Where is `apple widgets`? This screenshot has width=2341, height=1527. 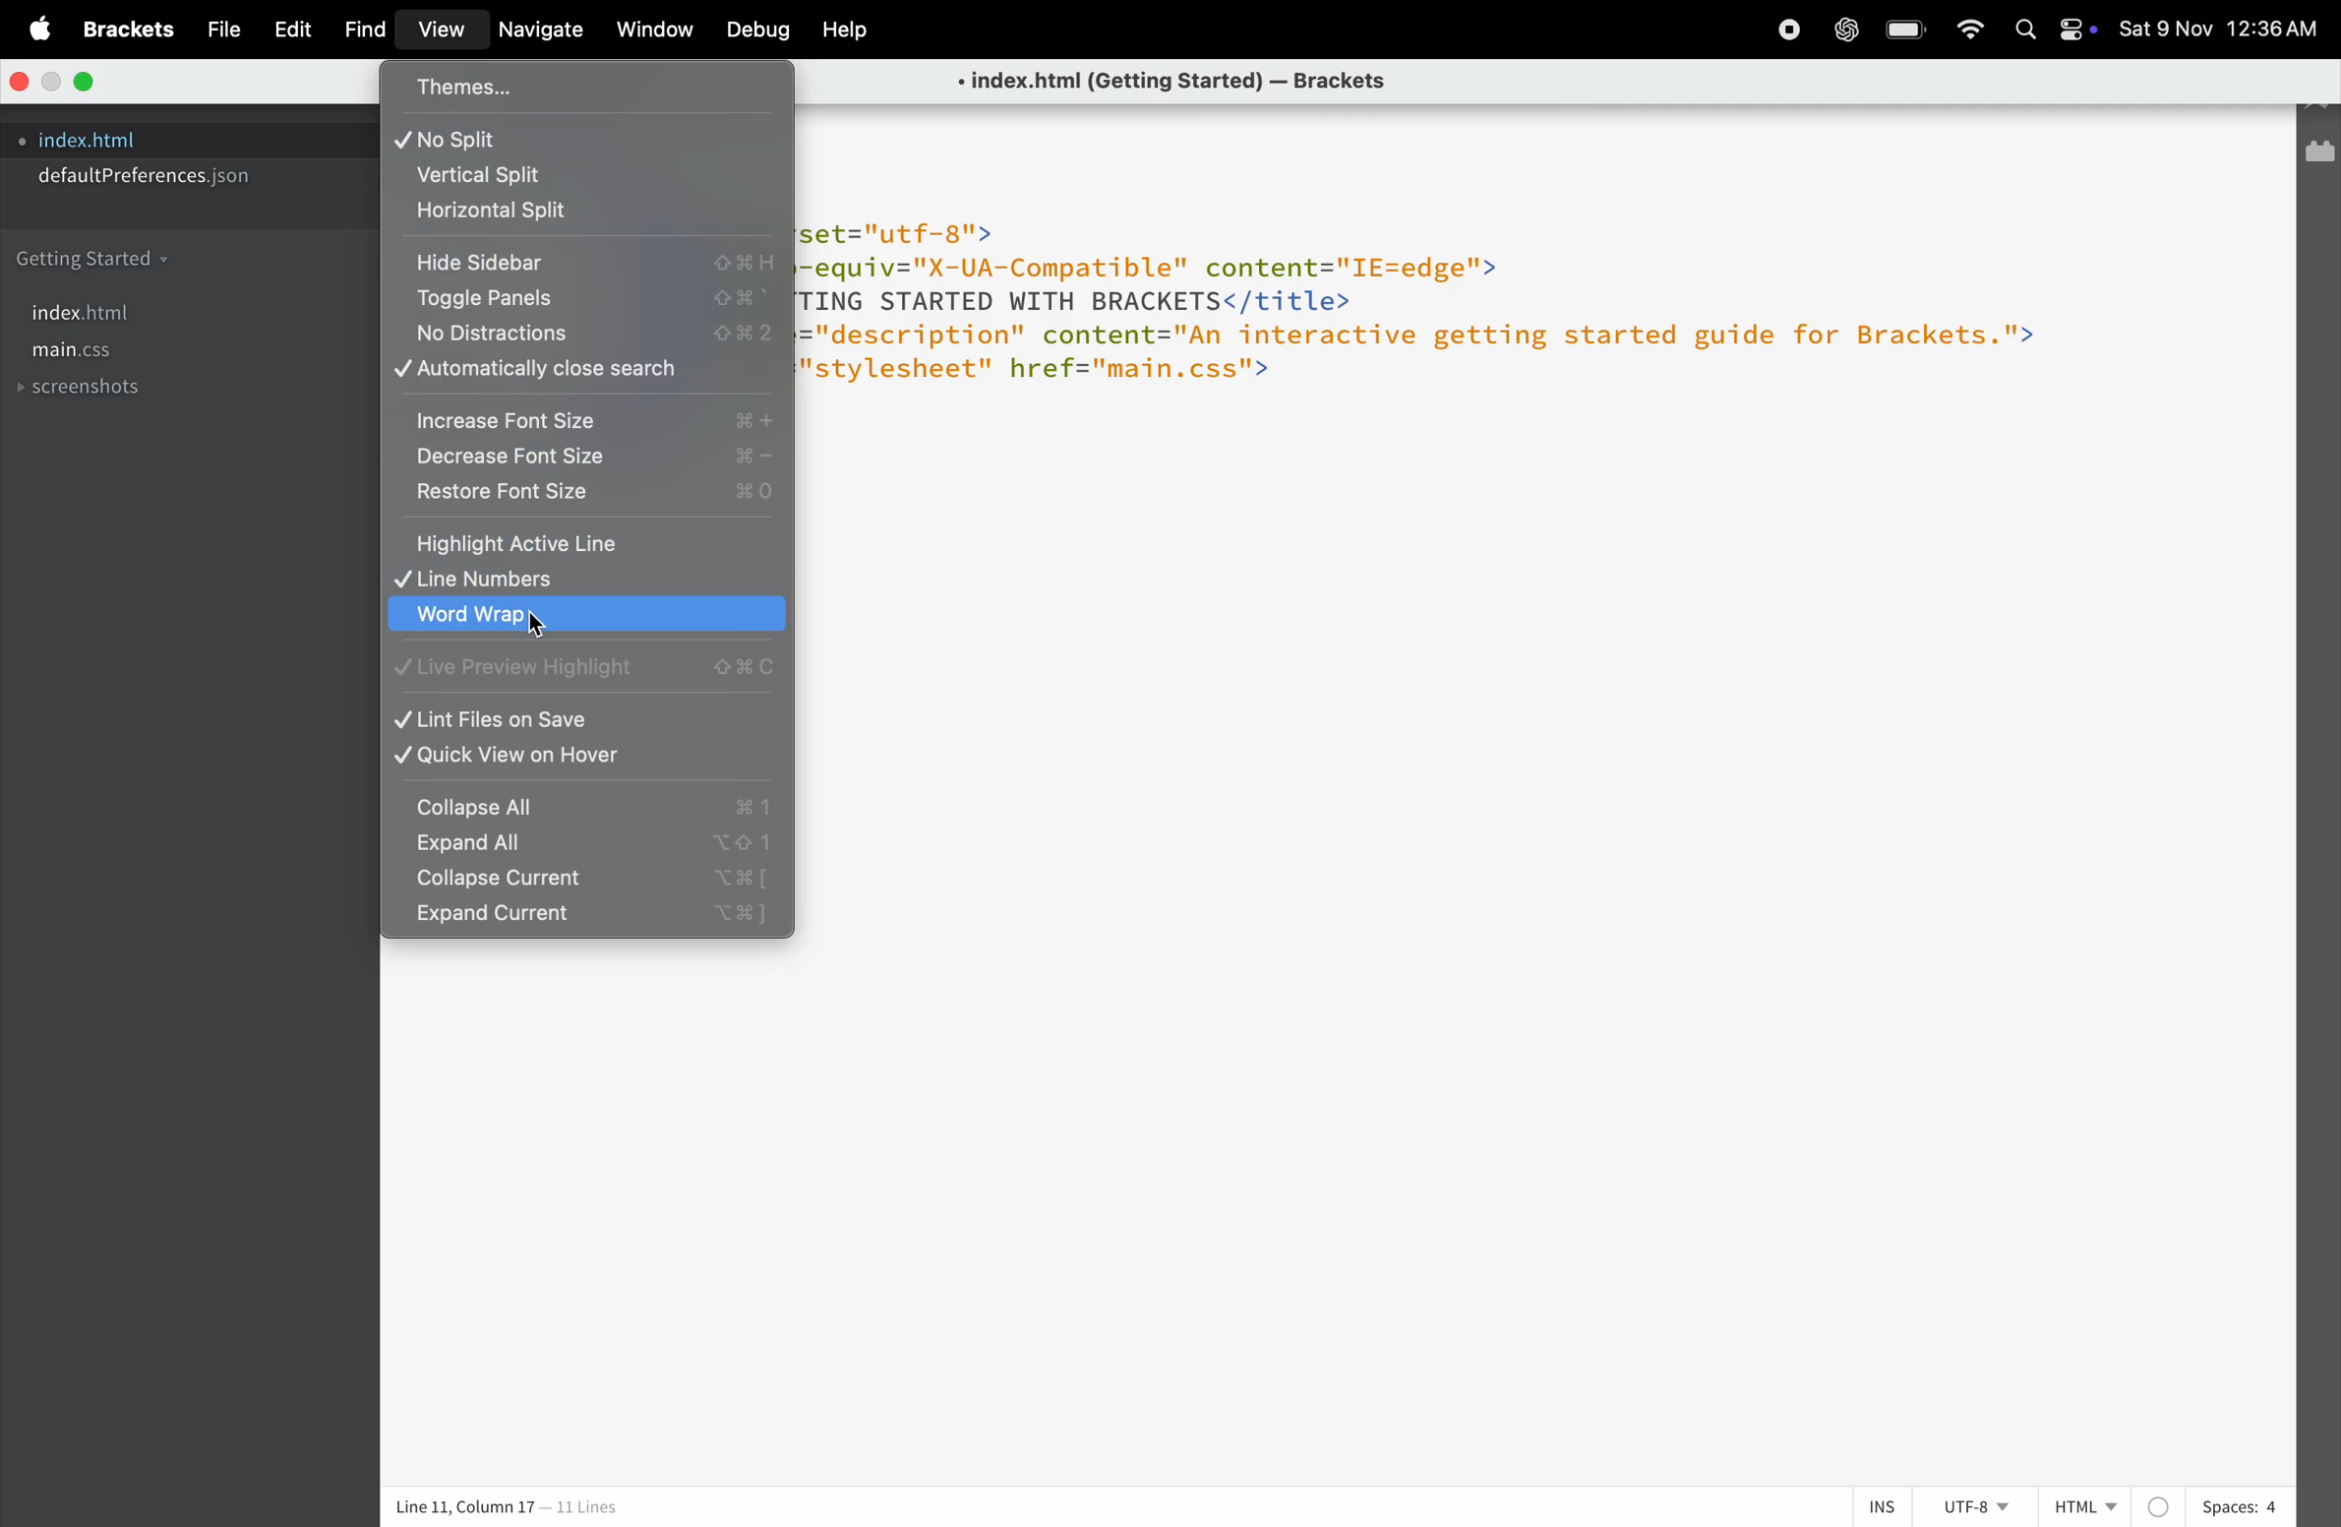 apple widgets is located at coordinates (2058, 31).